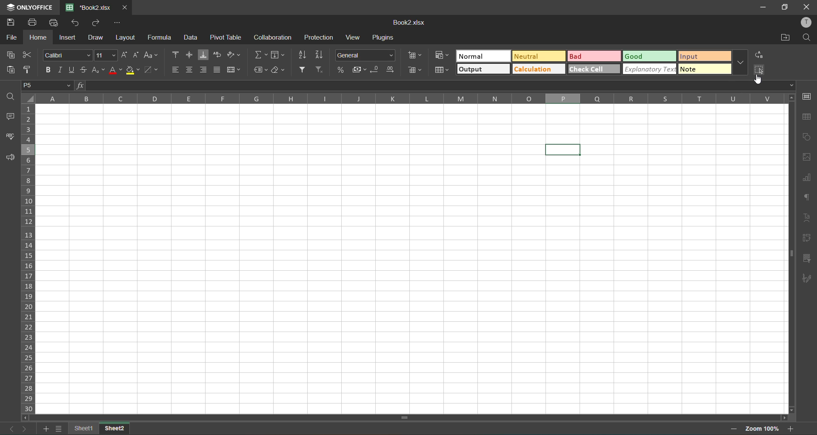  What do you see at coordinates (807, 239) in the screenshot?
I see `pivot table` at bounding box center [807, 239].